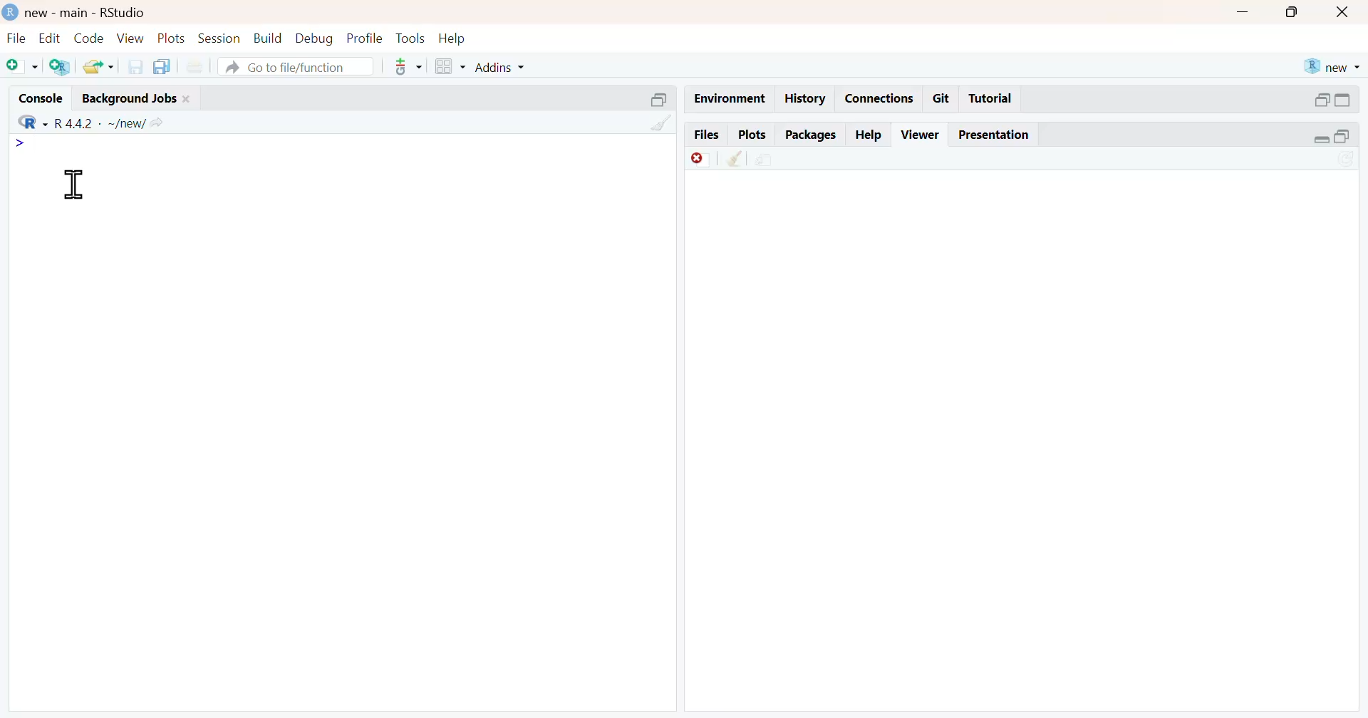  I want to click on close, so click(1346, 14).